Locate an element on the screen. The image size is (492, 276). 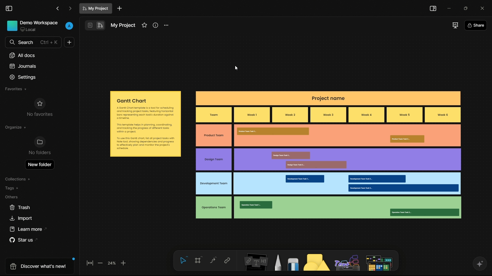
frame is located at coordinates (199, 261).